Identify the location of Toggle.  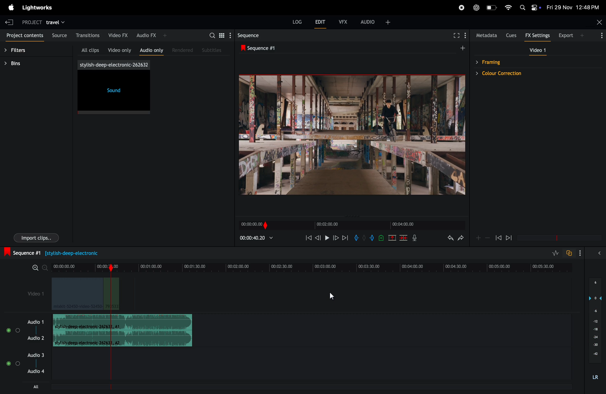
(9, 330).